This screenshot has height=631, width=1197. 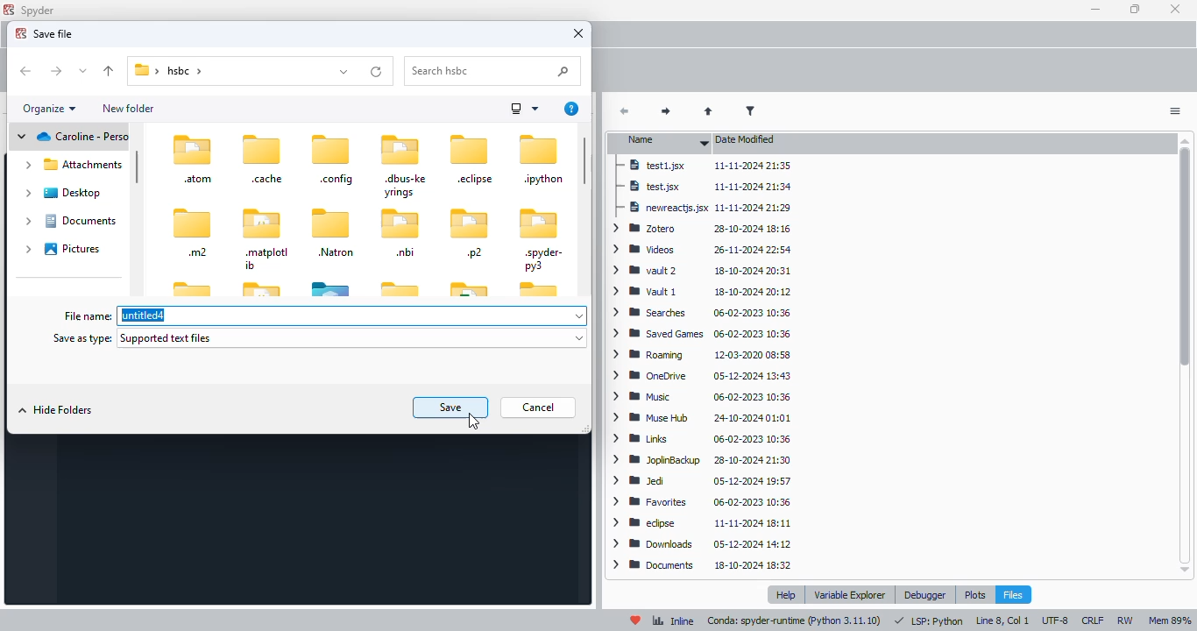 What do you see at coordinates (663, 142) in the screenshot?
I see `name` at bounding box center [663, 142].